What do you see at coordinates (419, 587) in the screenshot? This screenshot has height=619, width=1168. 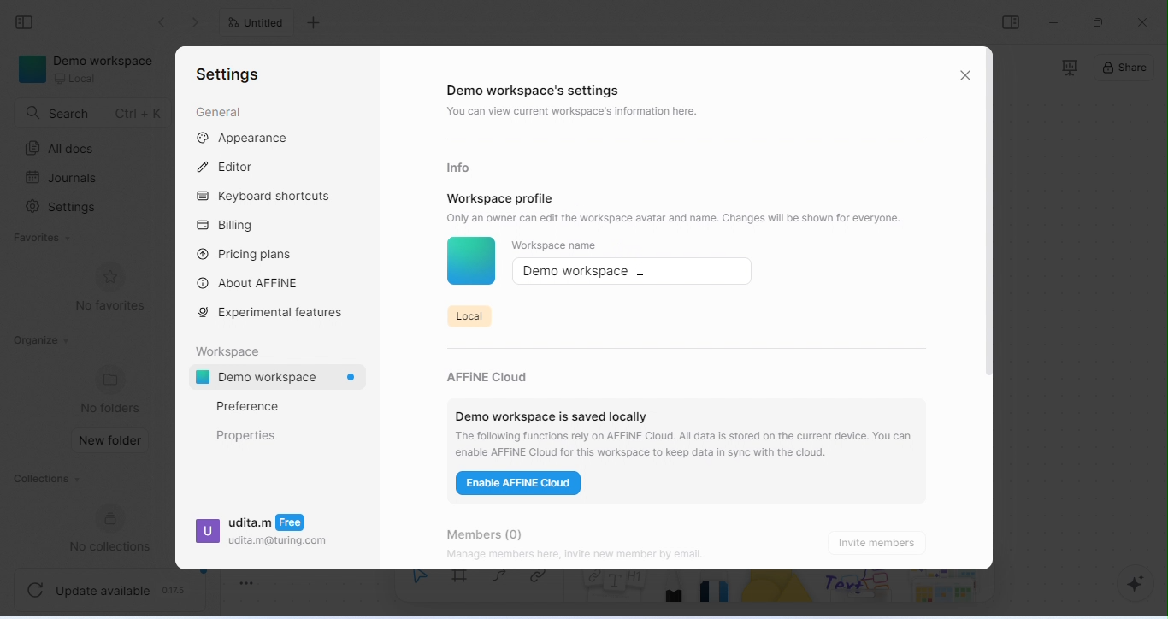 I see `select` at bounding box center [419, 587].